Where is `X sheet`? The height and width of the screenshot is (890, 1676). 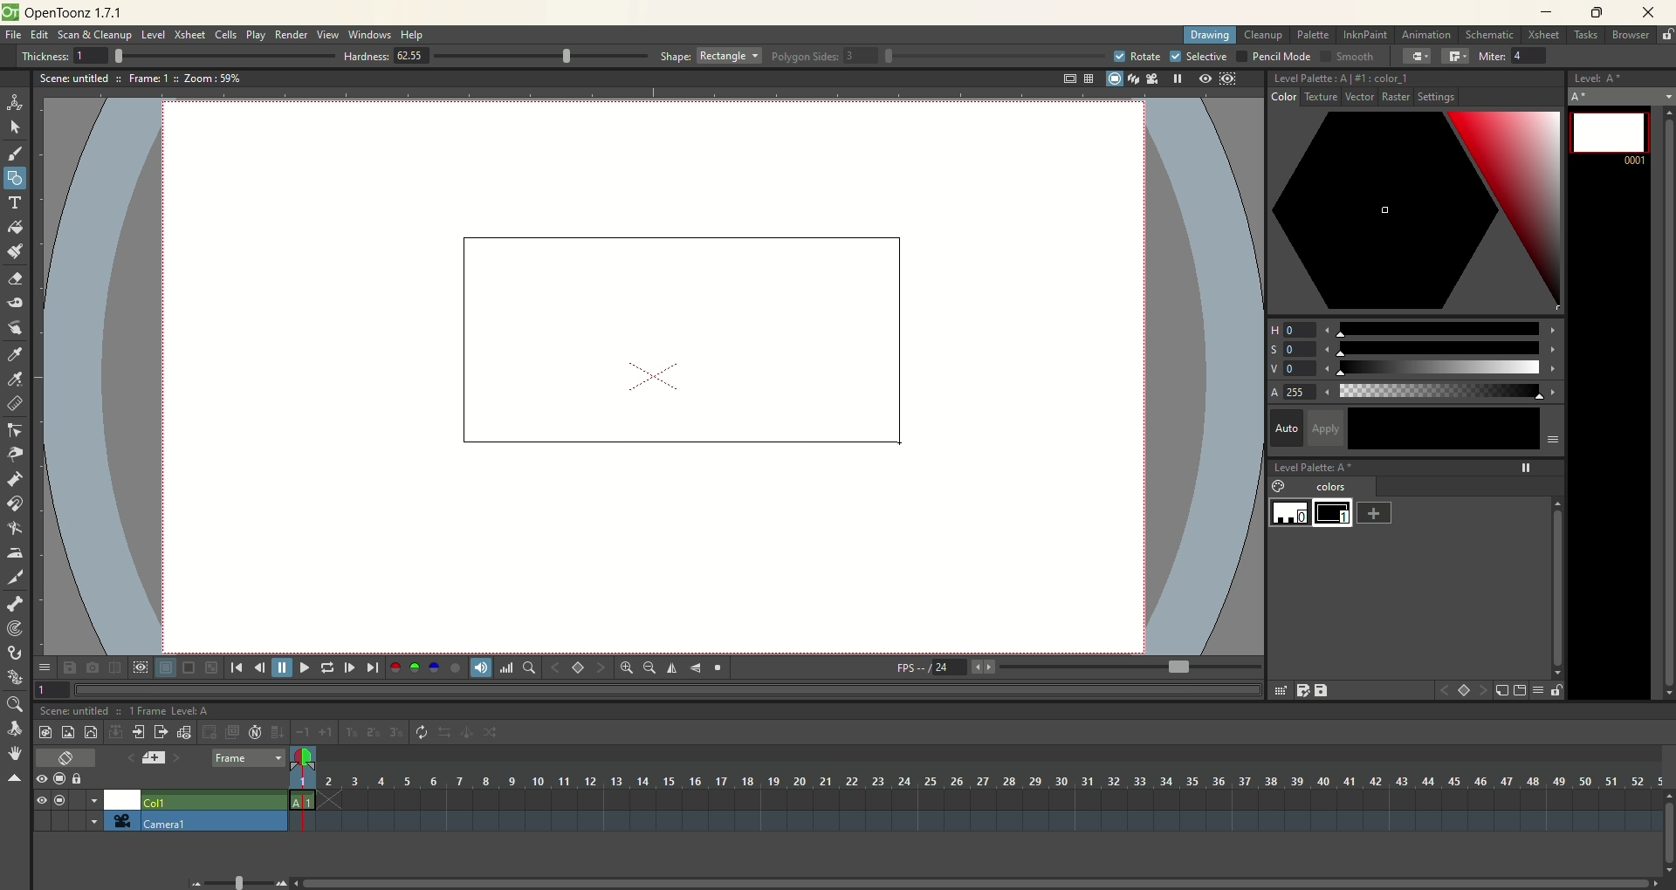
X sheet is located at coordinates (1546, 36).